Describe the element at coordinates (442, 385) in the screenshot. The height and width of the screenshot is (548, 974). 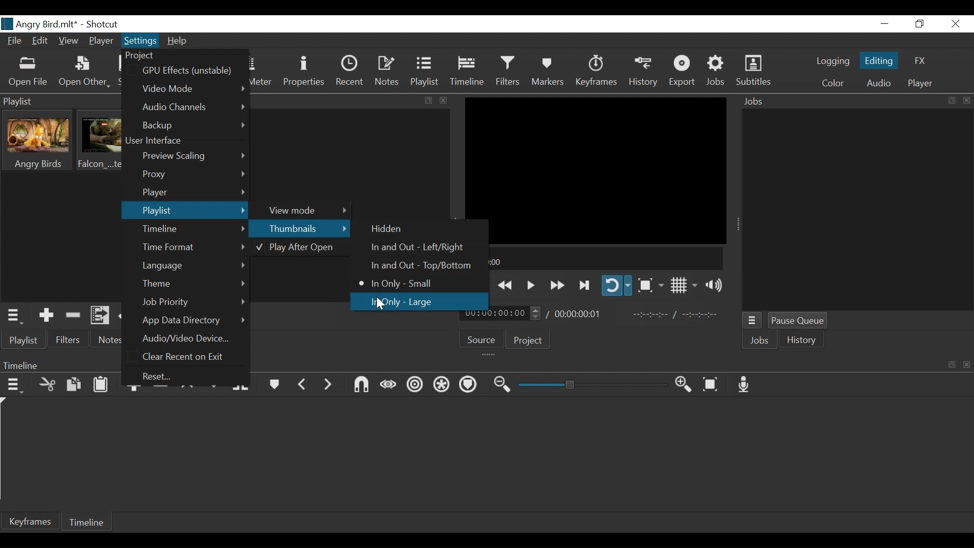
I see `Ripple all tracks` at that location.